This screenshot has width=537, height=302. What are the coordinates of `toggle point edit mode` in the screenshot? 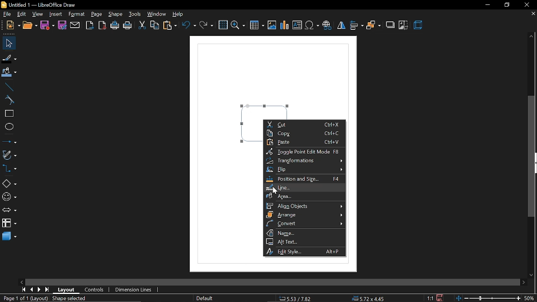 It's located at (304, 152).